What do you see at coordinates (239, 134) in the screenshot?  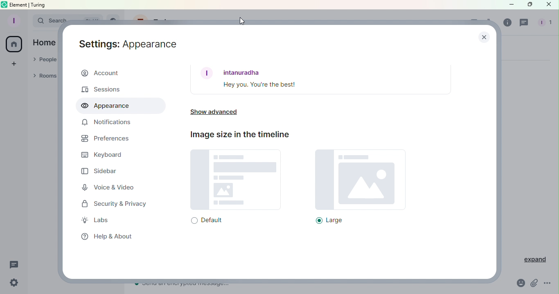 I see `Image size in the timeline` at bounding box center [239, 134].